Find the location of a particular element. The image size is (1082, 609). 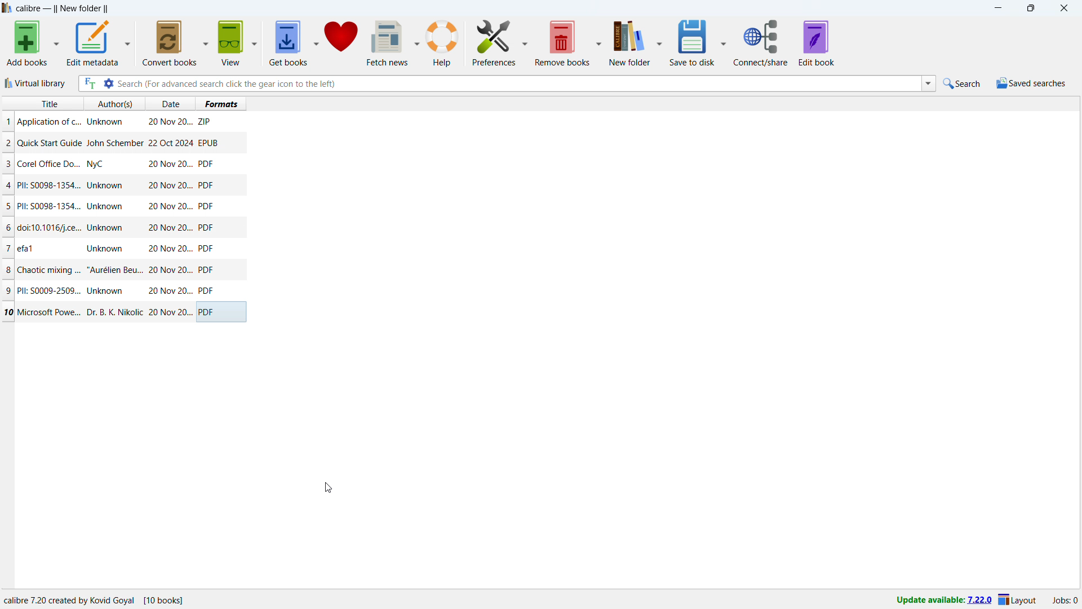

view options is located at coordinates (254, 43).